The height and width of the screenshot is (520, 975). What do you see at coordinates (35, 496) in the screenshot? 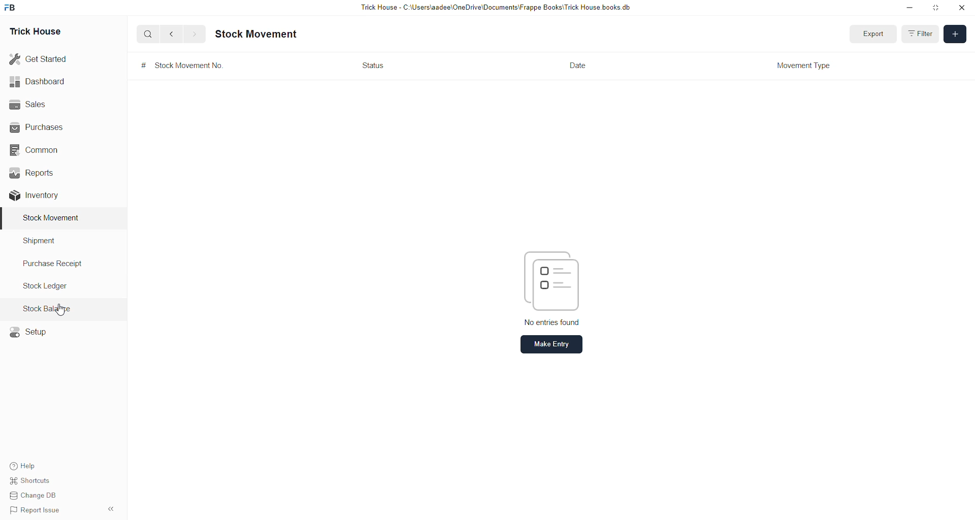
I see `Change DB` at bounding box center [35, 496].